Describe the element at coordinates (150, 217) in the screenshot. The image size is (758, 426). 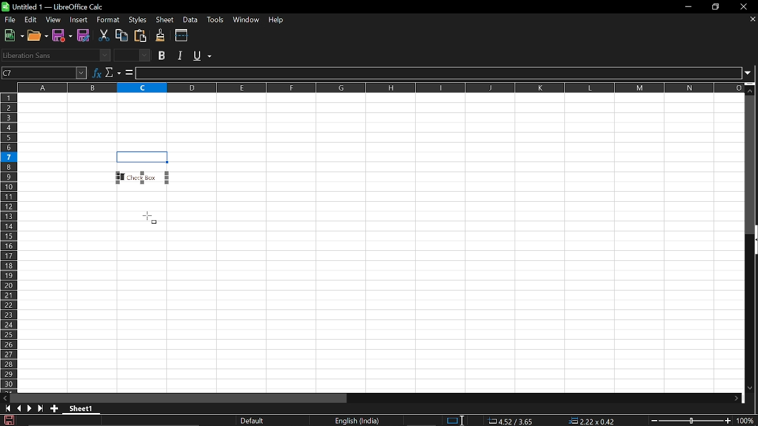
I see `Cursor` at that location.